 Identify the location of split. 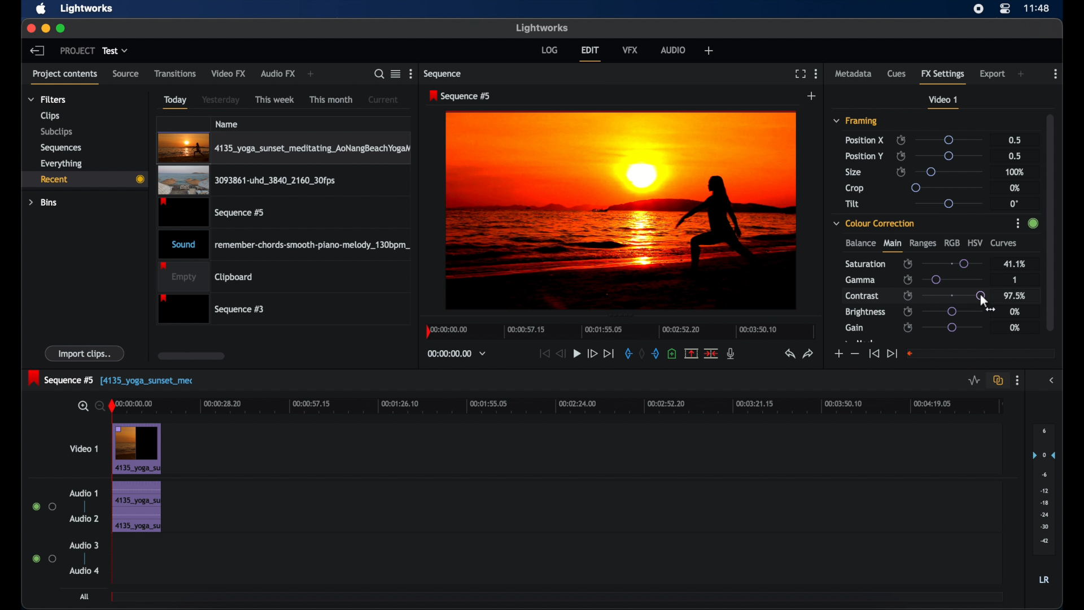
(691, 353).